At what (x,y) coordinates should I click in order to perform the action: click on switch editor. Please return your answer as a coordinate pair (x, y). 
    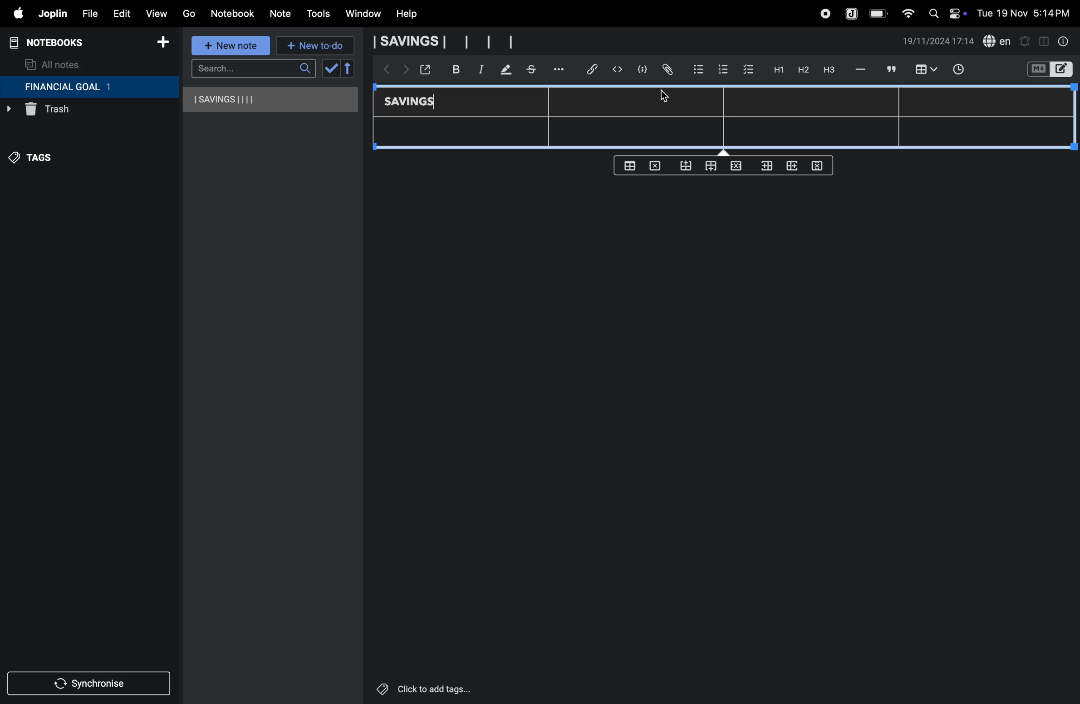
    Looking at the image, I should click on (1049, 69).